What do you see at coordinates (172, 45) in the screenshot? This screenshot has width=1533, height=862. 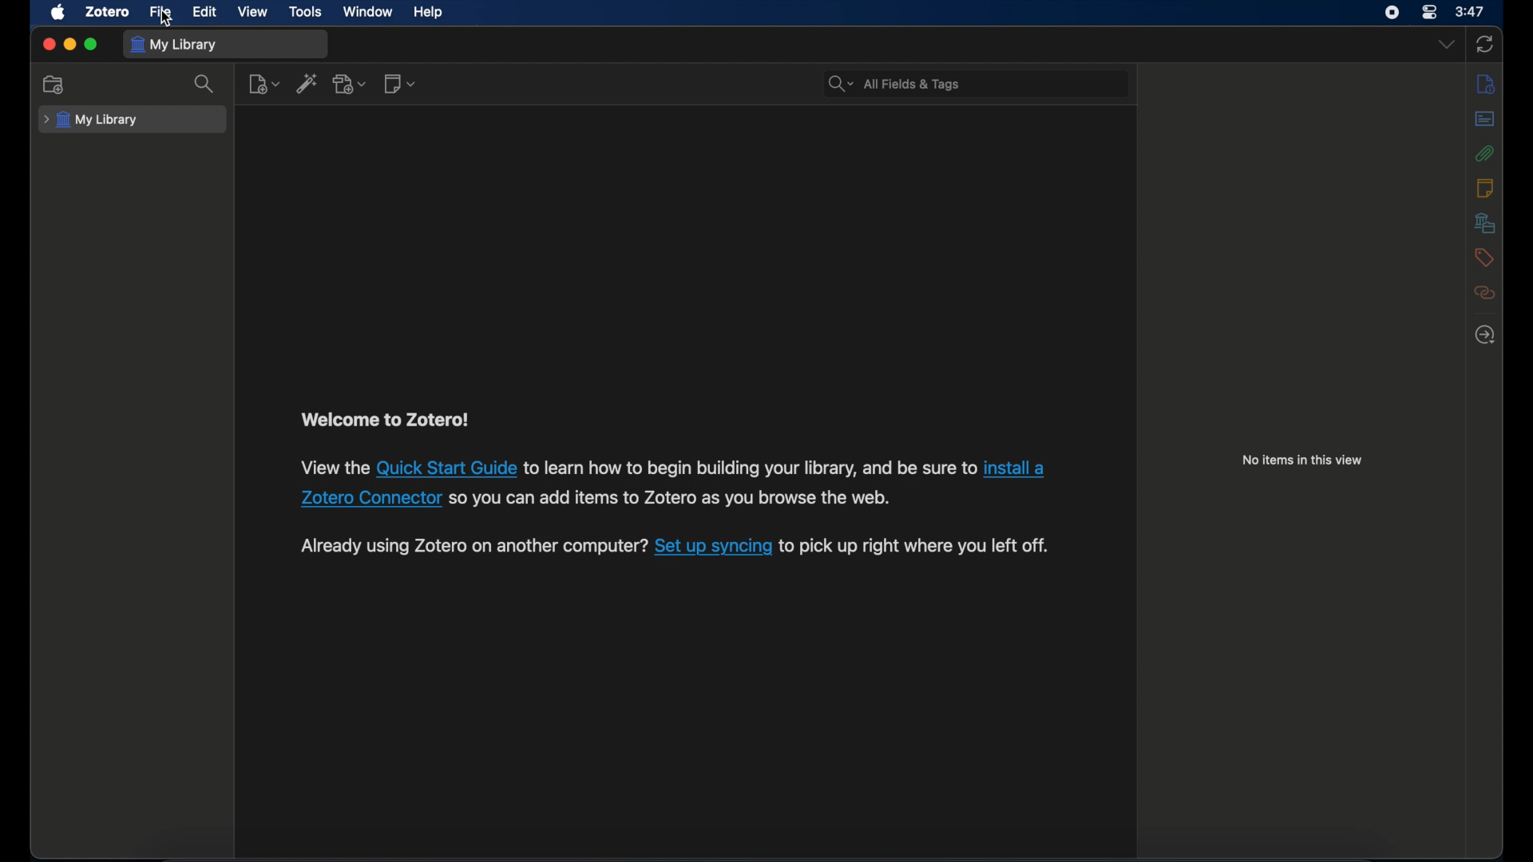 I see `my library` at bounding box center [172, 45].